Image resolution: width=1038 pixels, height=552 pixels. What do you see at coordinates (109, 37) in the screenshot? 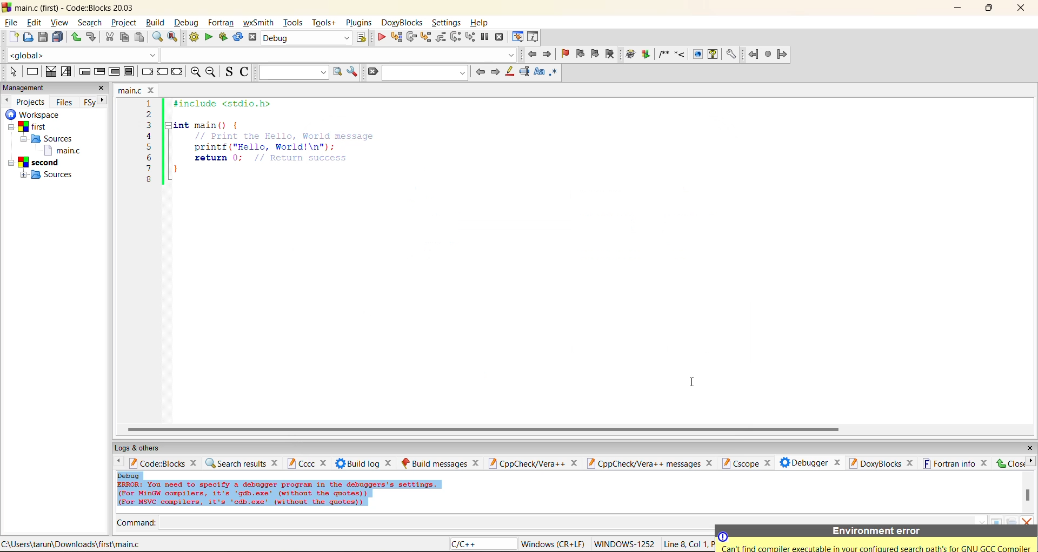
I see `cut` at bounding box center [109, 37].